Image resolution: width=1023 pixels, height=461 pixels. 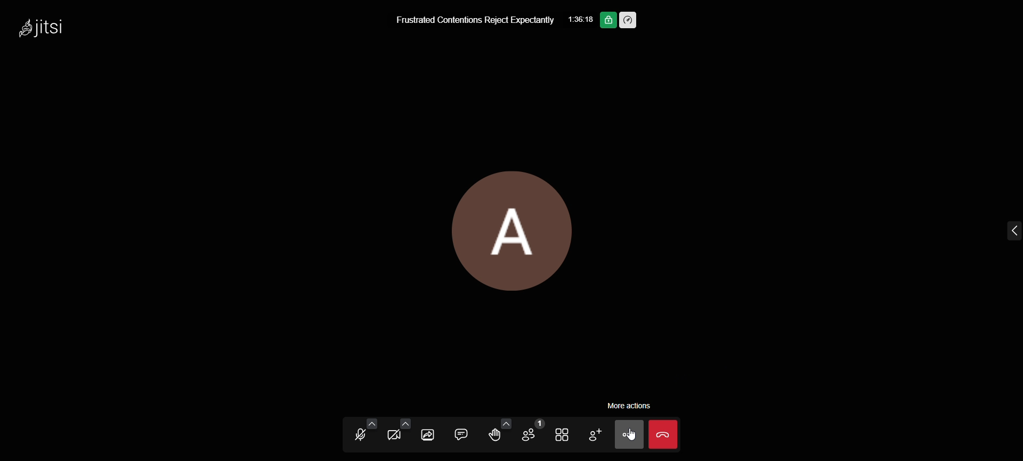 What do you see at coordinates (510, 230) in the screenshot?
I see `display picture` at bounding box center [510, 230].